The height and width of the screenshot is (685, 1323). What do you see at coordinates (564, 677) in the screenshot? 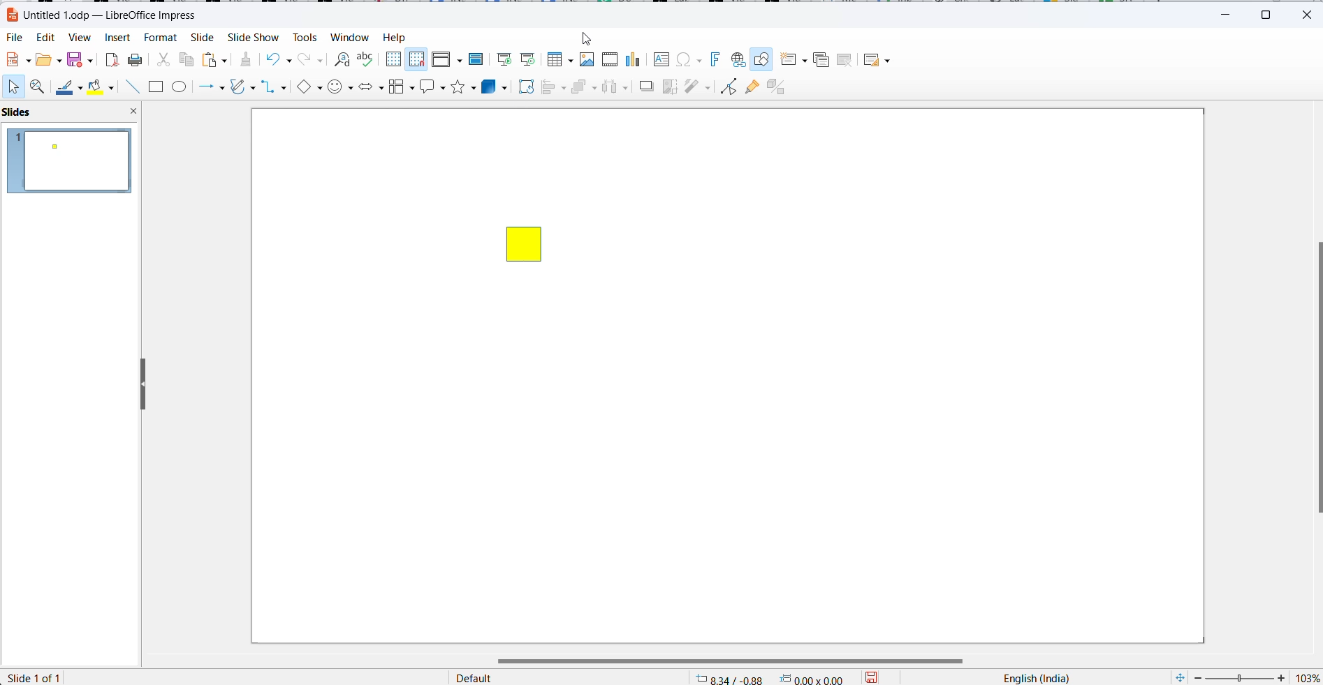
I see `page style` at bounding box center [564, 677].